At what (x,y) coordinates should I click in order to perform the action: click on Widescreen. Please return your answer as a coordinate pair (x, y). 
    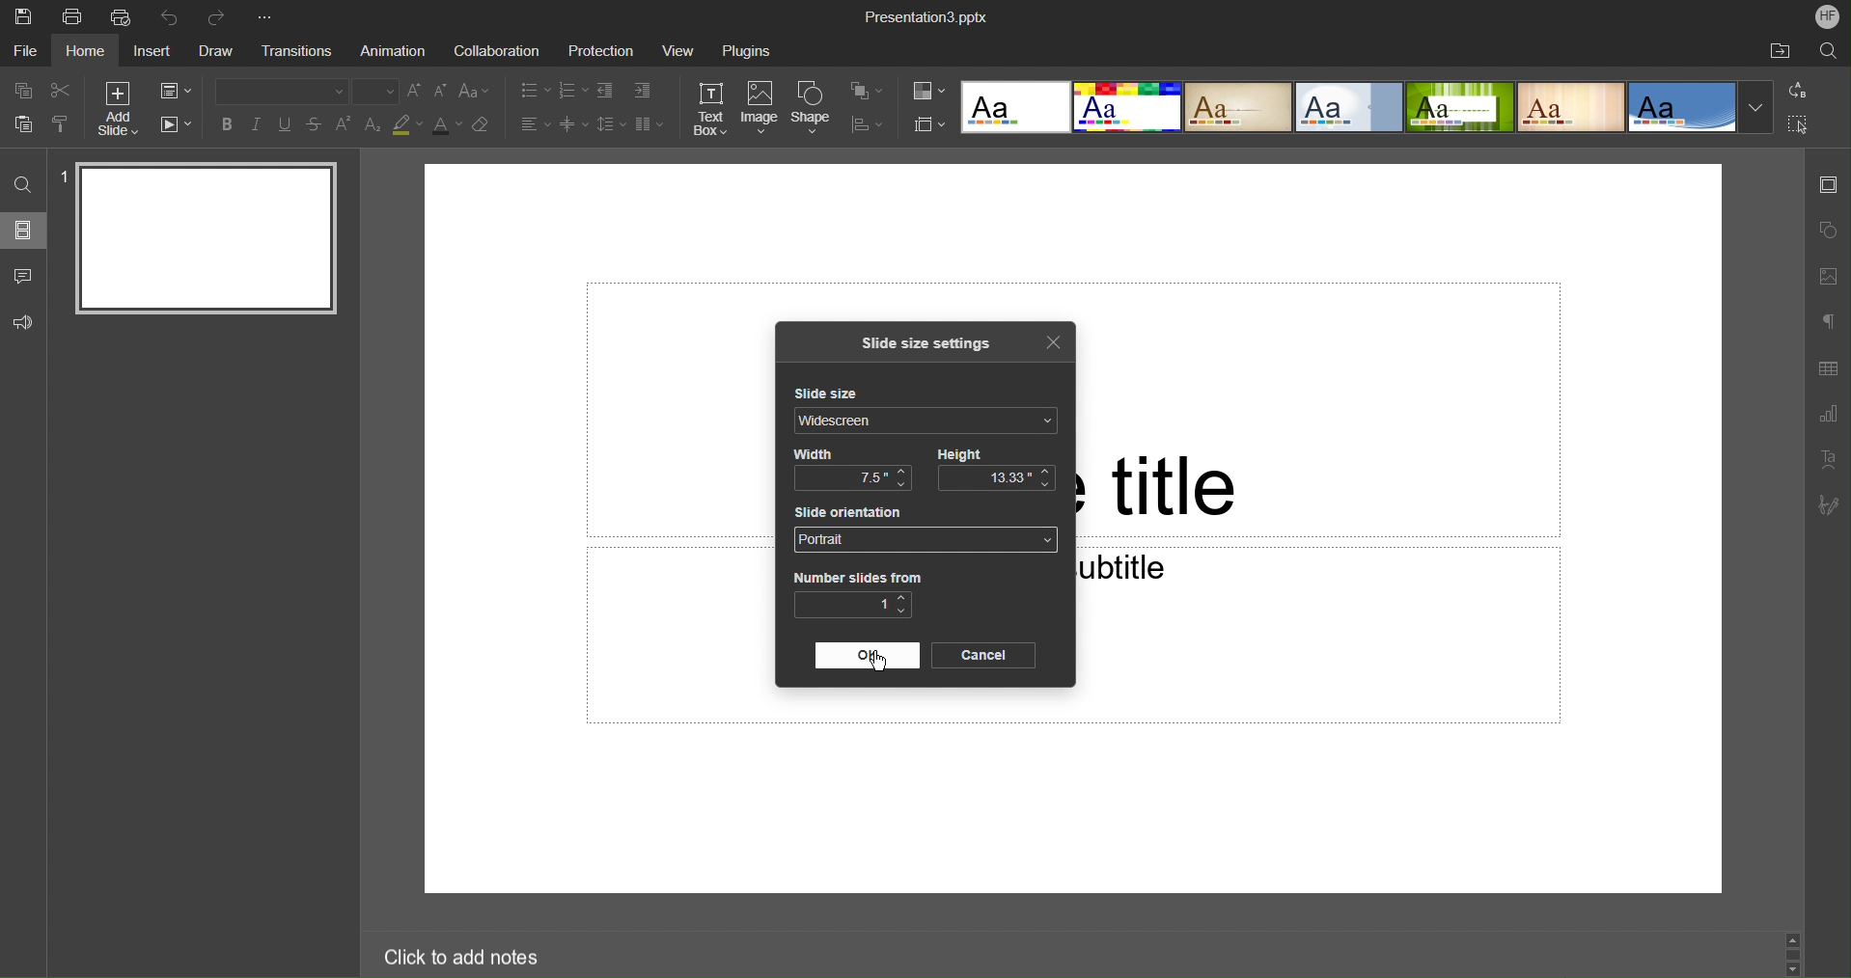
    Looking at the image, I should click on (927, 421).